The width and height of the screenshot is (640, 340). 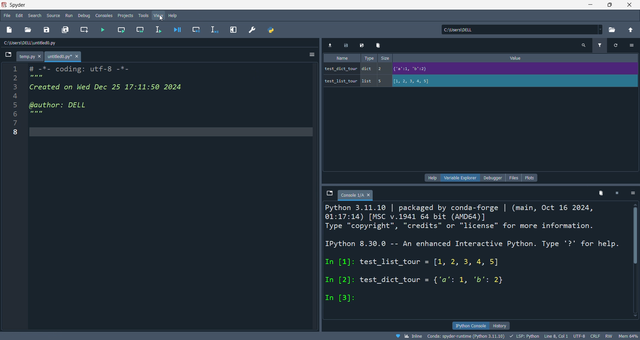 What do you see at coordinates (196, 30) in the screenshot?
I see `debug cell` at bounding box center [196, 30].